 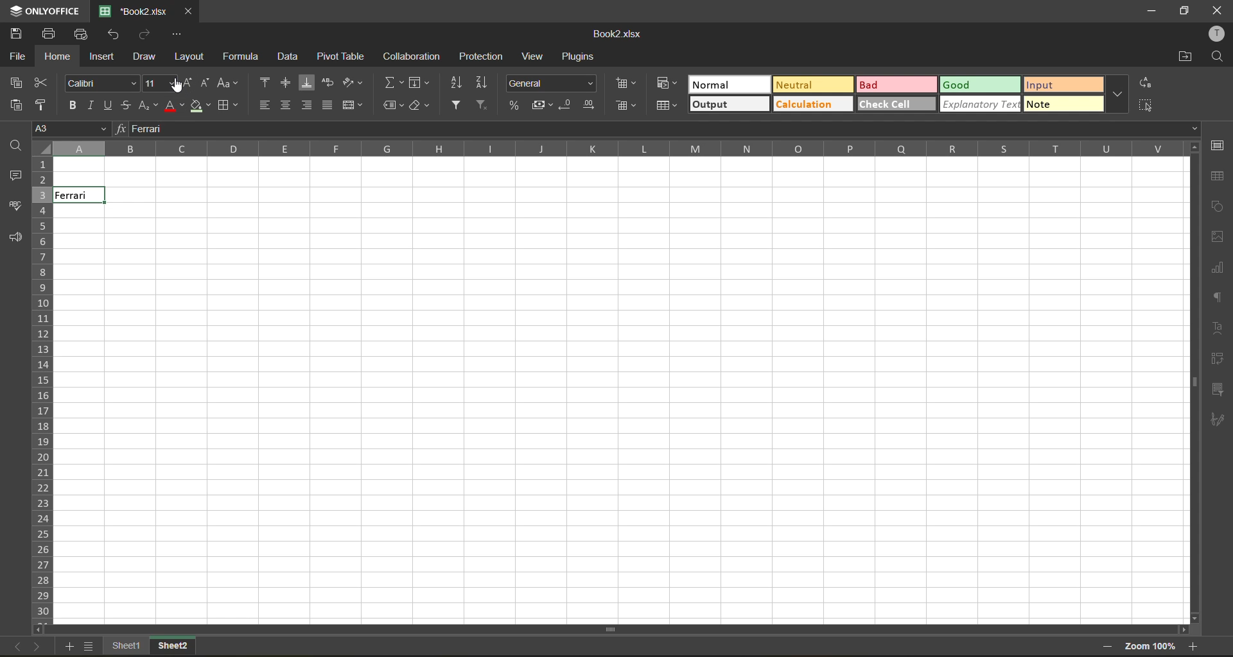 I want to click on quick print, so click(x=82, y=34).